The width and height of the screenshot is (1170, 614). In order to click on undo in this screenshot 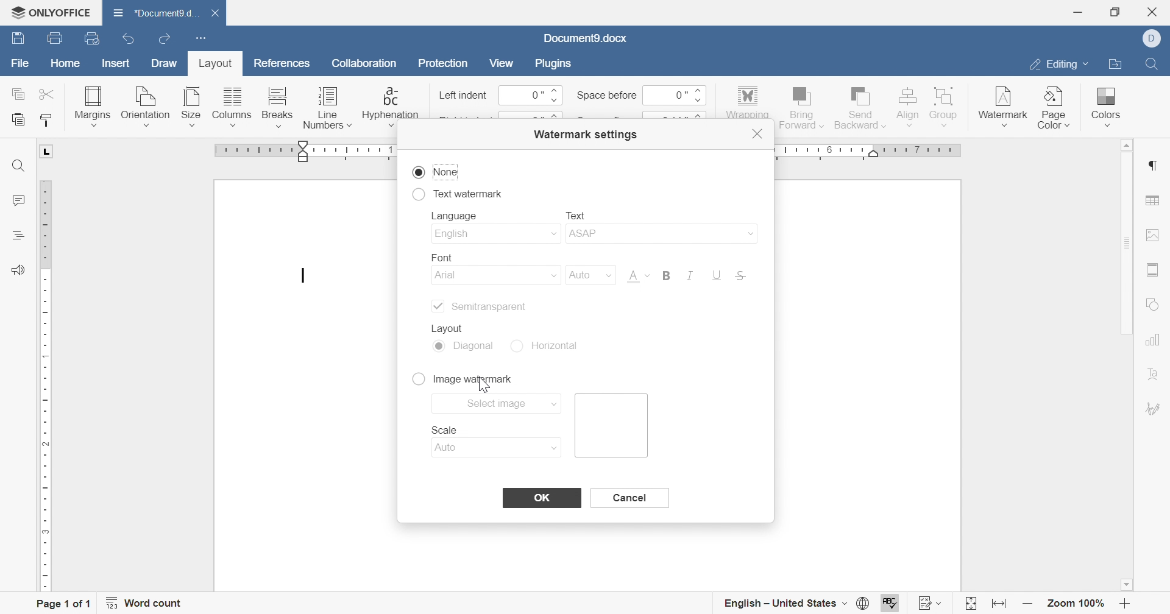, I will do `click(132, 40)`.